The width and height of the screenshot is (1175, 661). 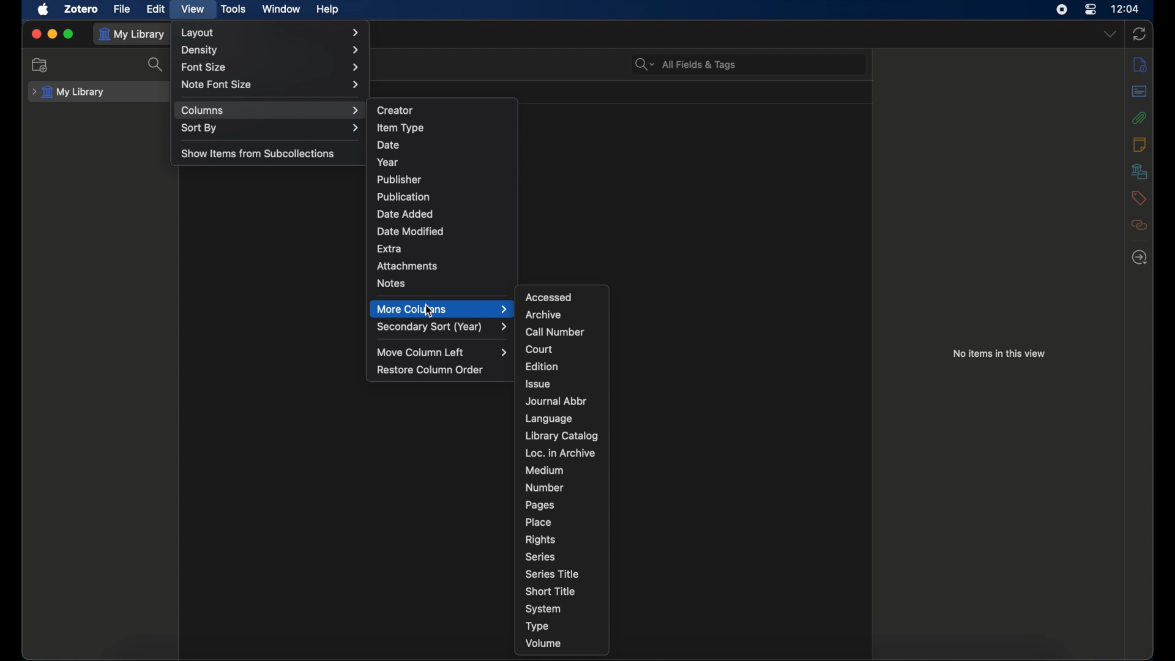 I want to click on notes, so click(x=1139, y=144).